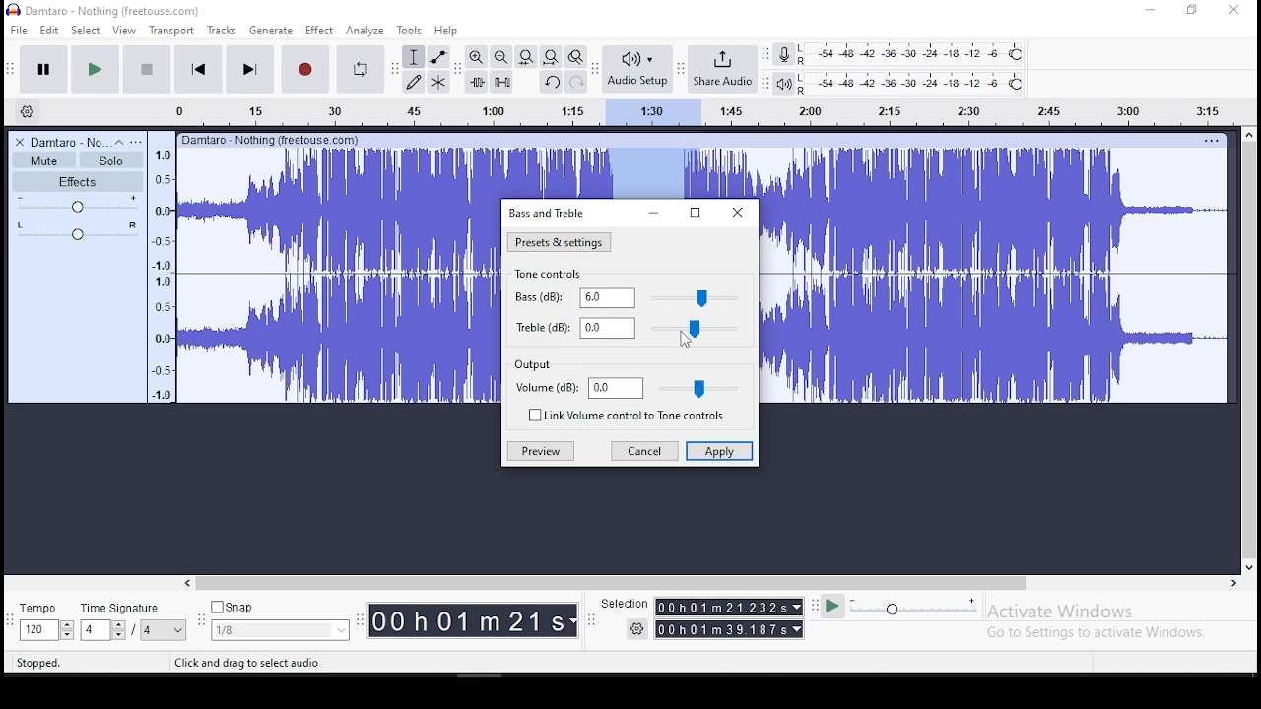 Image resolution: width=1261 pixels, height=709 pixels. I want to click on solo, so click(111, 161).